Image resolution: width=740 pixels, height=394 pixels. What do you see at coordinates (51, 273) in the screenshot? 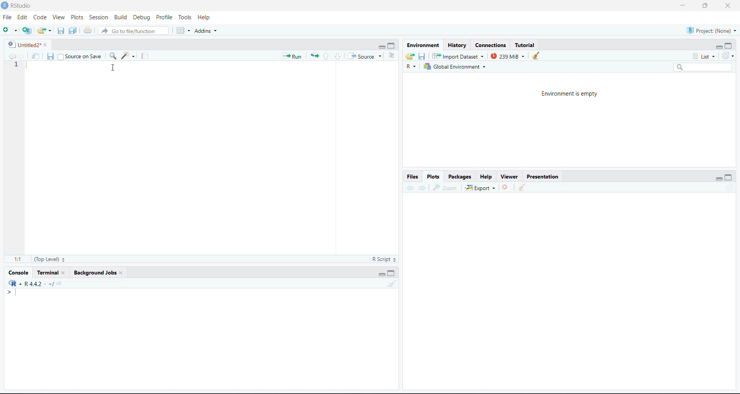
I see `Terminal` at bounding box center [51, 273].